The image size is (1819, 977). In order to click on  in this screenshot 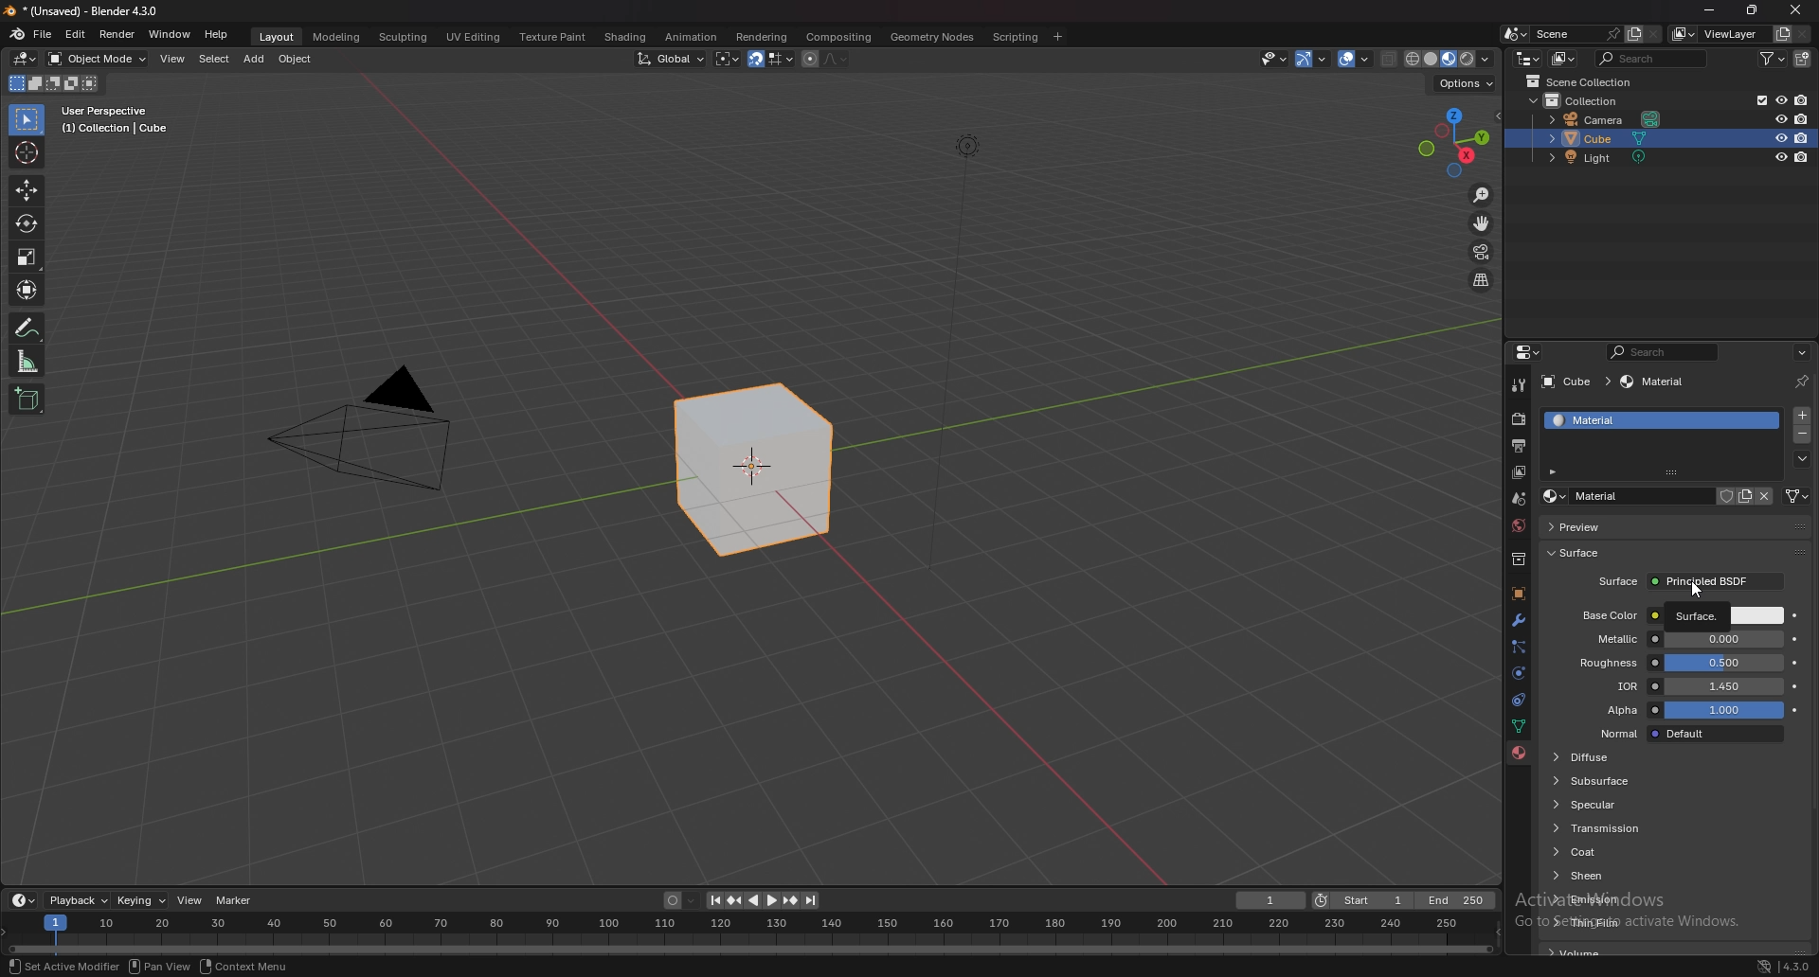, I will do `click(364, 435)`.